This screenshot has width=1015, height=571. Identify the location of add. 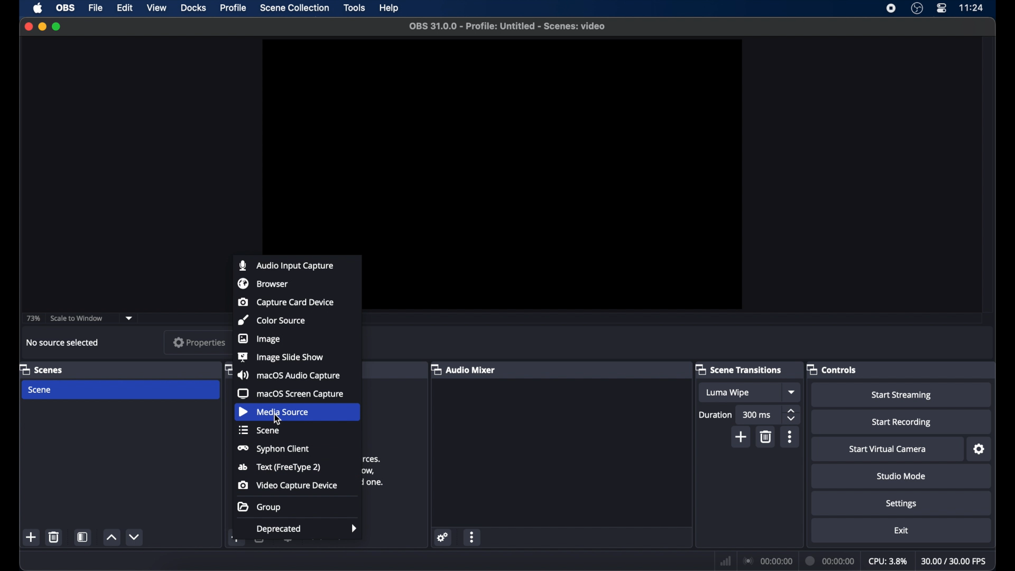
(742, 437).